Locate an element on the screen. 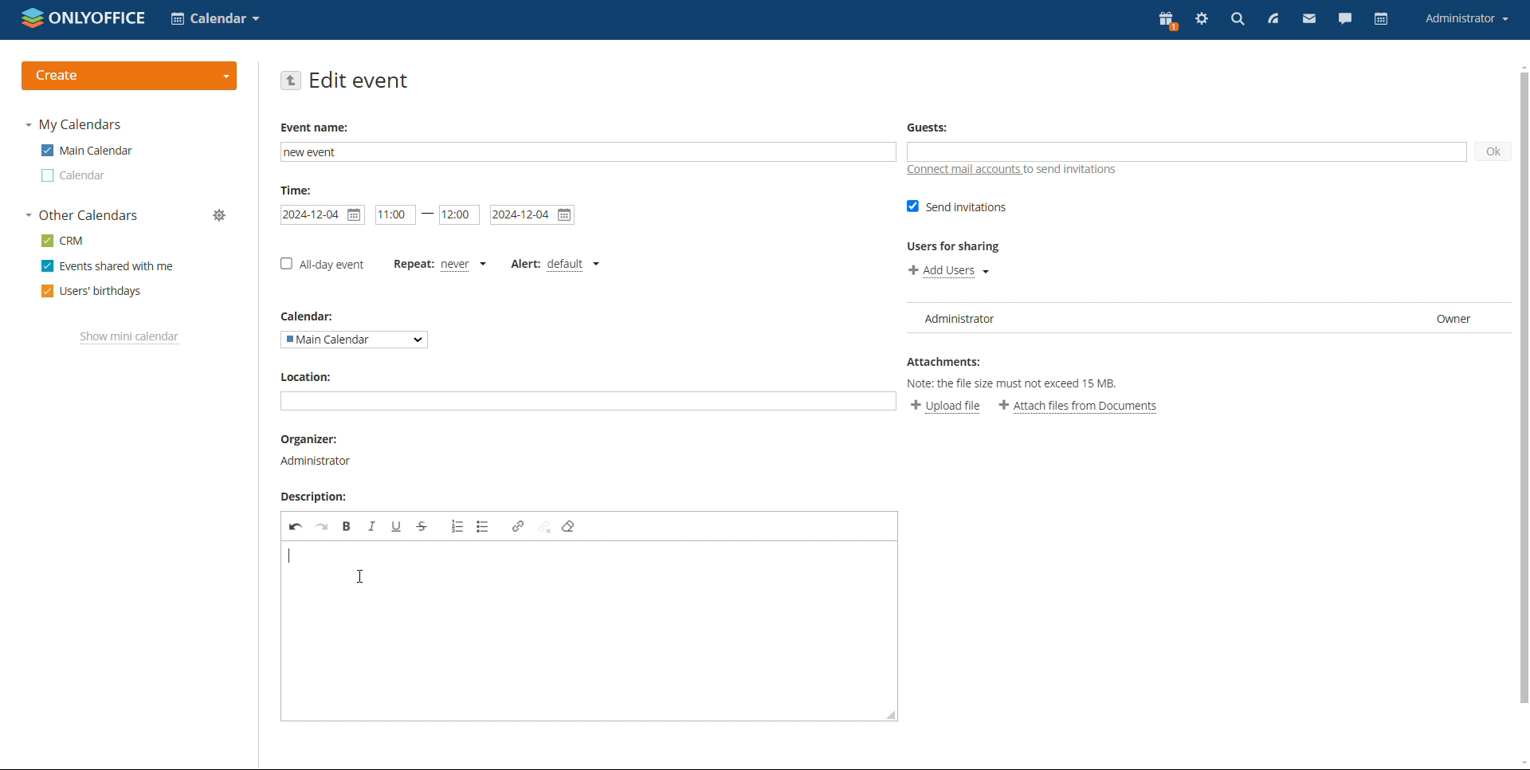 Image resolution: width=1530 pixels, height=770 pixels.  is located at coordinates (570, 527).